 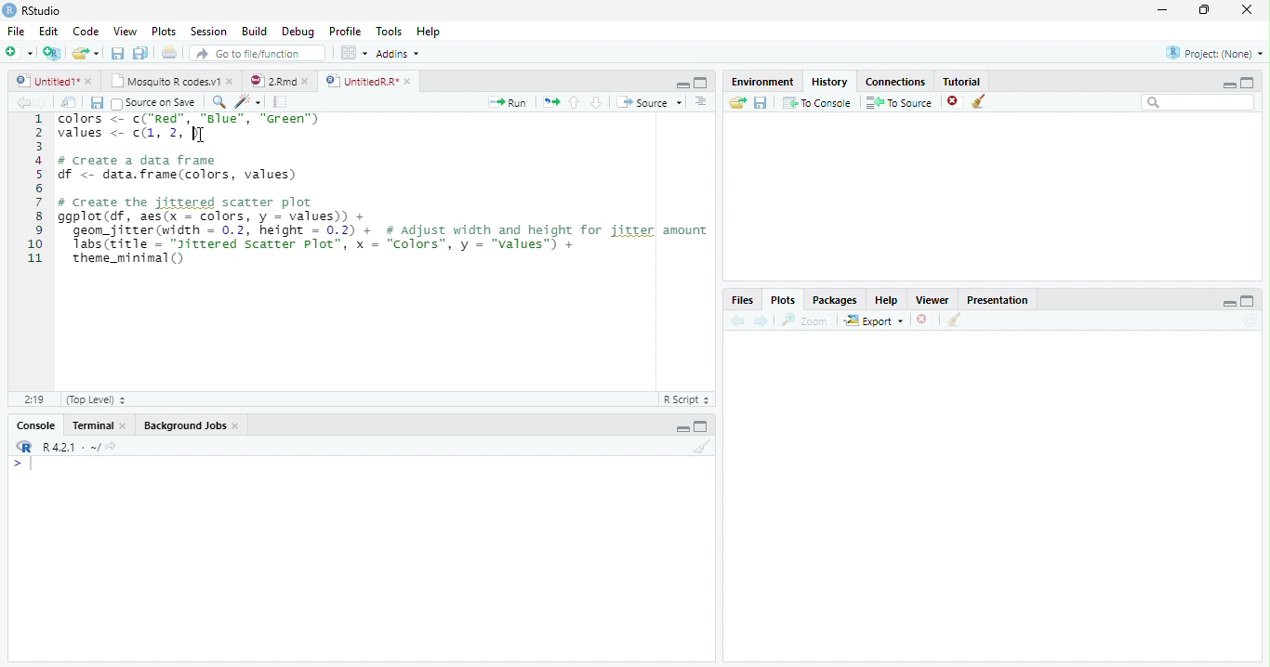 What do you see at coordinates (48, 32) in the screenshot?
I see `Edit` at bounding box center [48, 32].